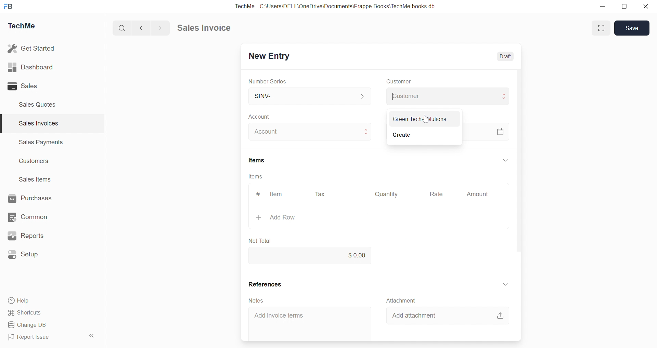 The image size is (657, 348). Describe the element at coordinates (402, 135) in the screenshot. I see `Create` at that location.